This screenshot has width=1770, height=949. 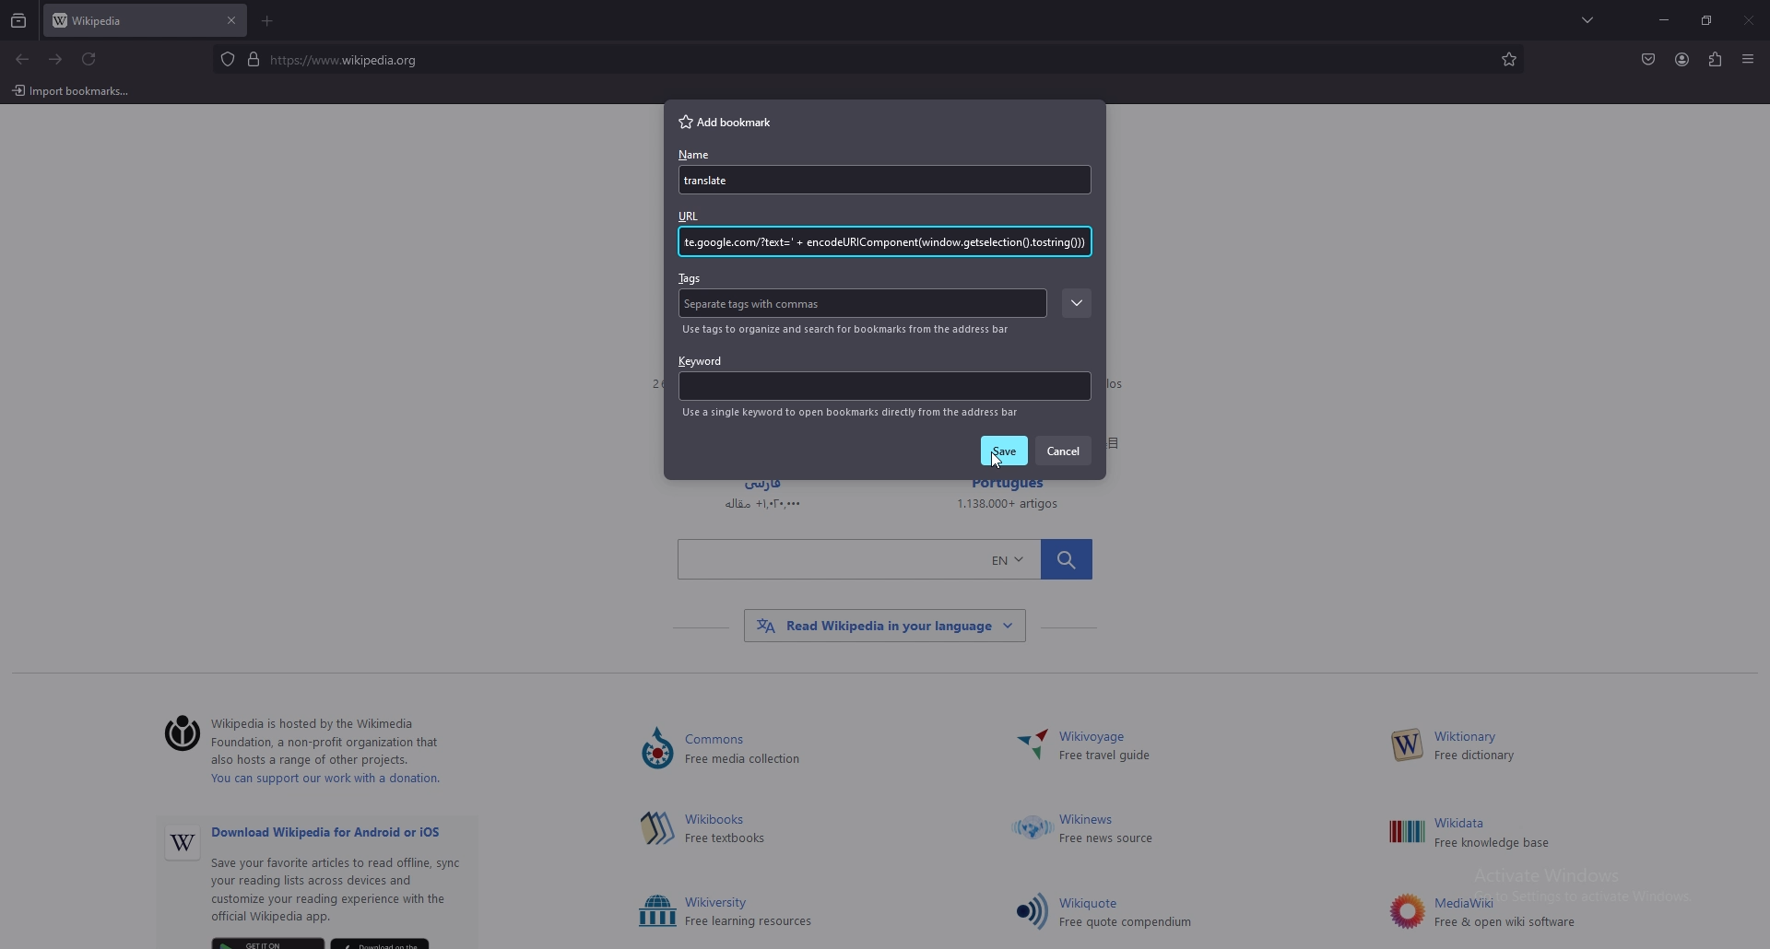 I want to click on url, so click(x=702, y=216).